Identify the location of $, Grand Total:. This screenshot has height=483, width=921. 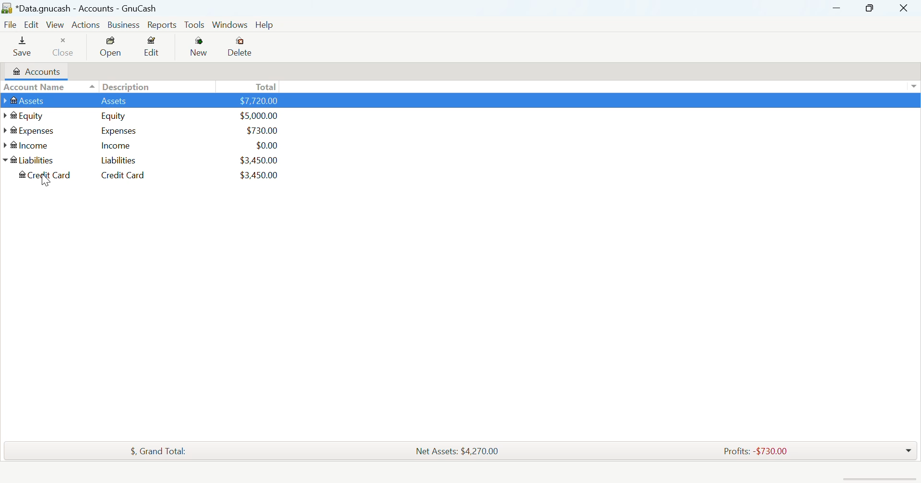
(153, 452).